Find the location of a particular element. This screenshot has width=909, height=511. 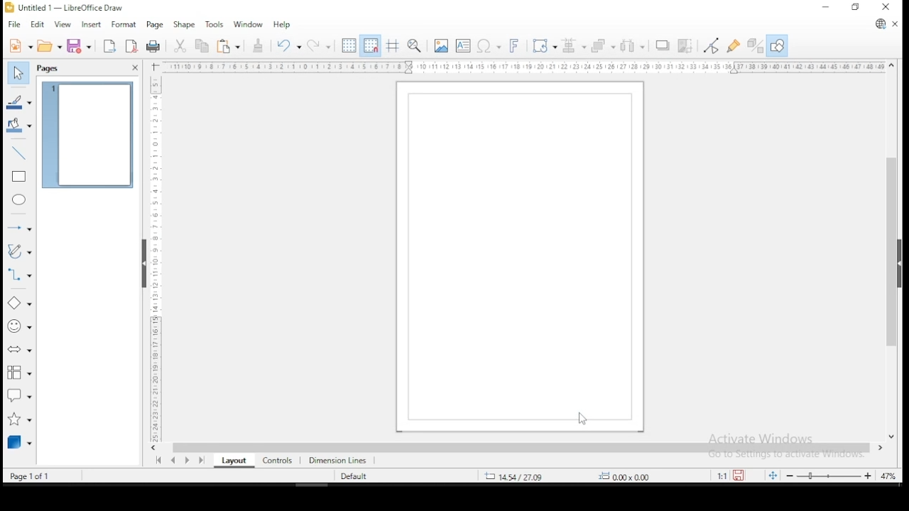

show helplines when moving is located at coordinates (394, 45).